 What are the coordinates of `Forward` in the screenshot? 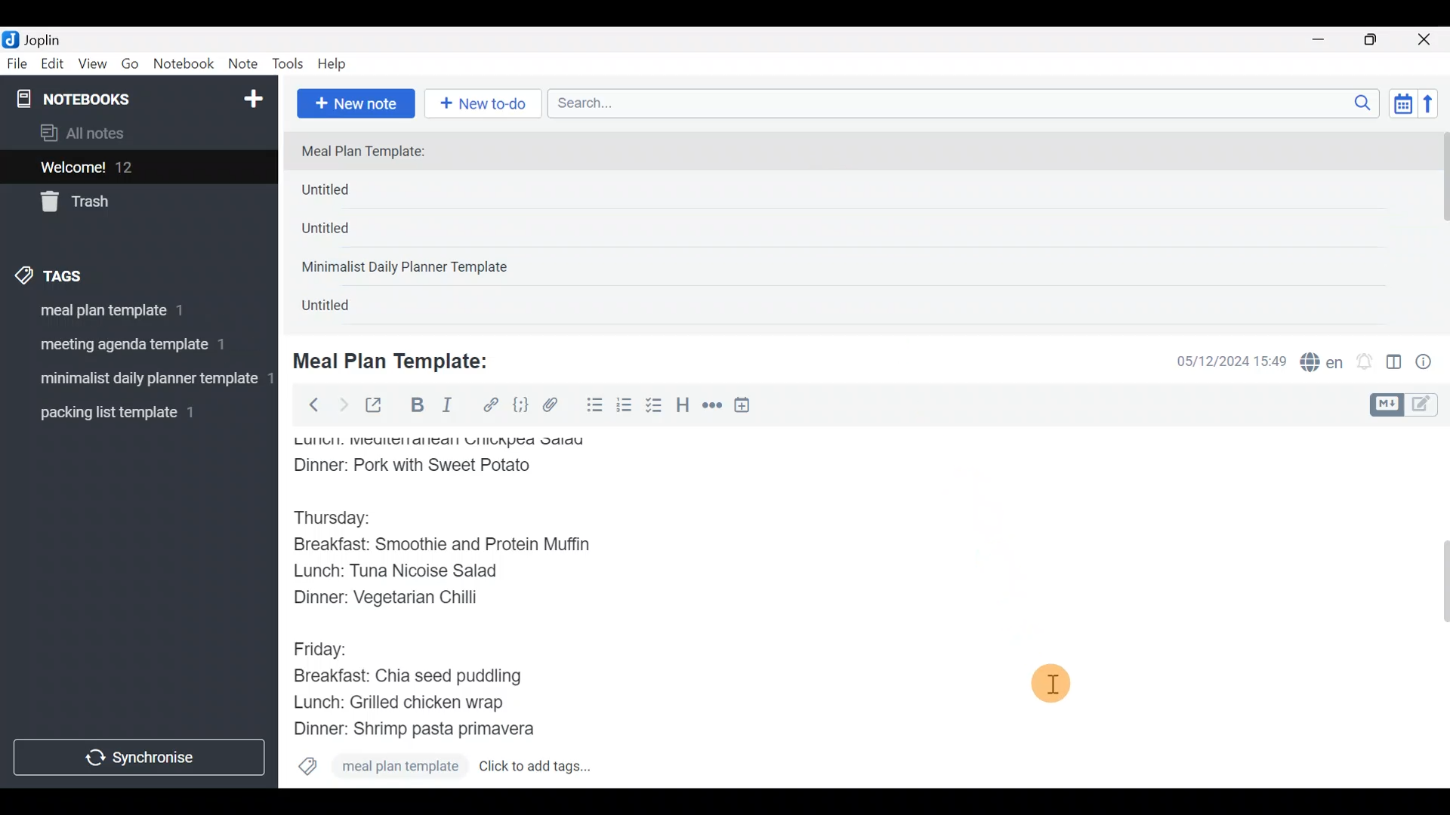 It's located at (343, 404).